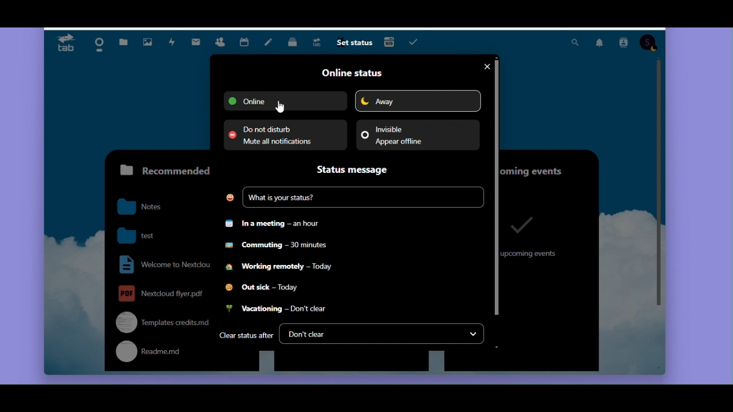 The image size is (733, 412). What do you see at coordinates (162, 170) in the screenshot?
I see `Recommended files` at bounding box center [162, 170].